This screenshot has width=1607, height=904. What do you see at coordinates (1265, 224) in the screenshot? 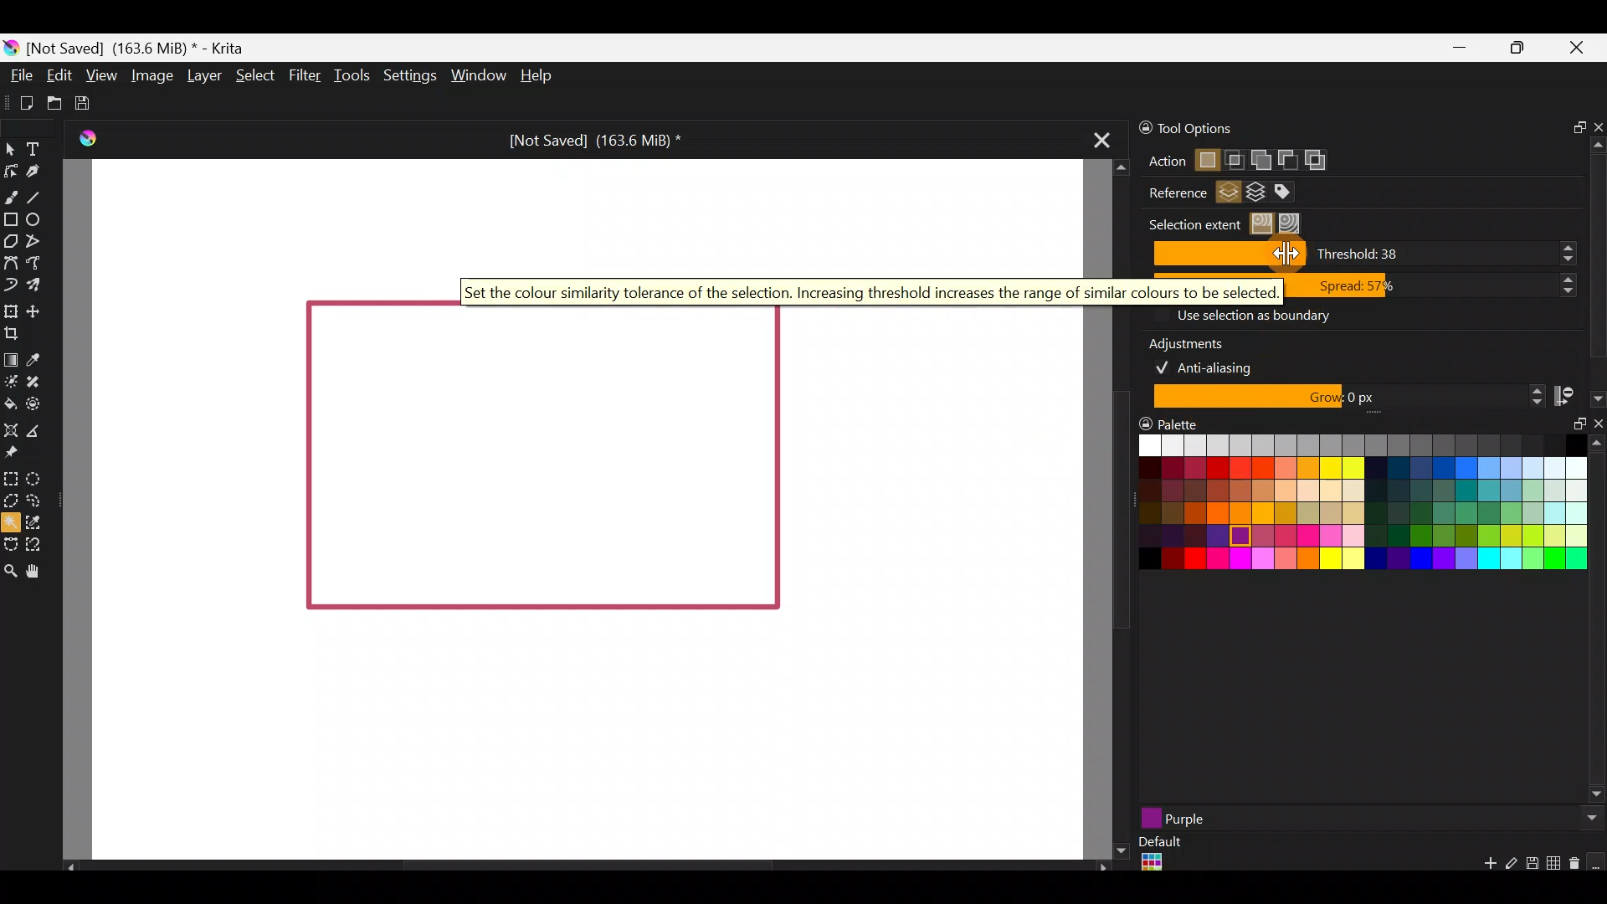
I see `Select regions similar in colour to the clicked region` at bounding box center [1265, 224].